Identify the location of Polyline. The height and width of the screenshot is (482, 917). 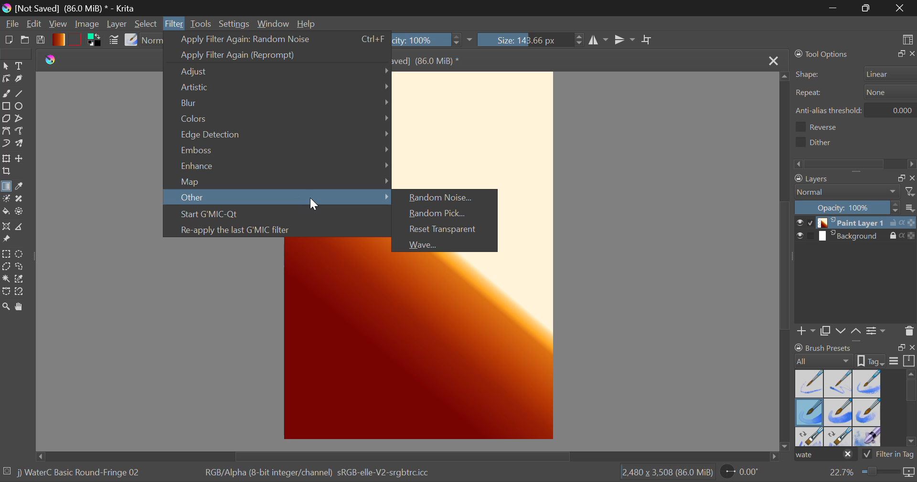
(21, 119).